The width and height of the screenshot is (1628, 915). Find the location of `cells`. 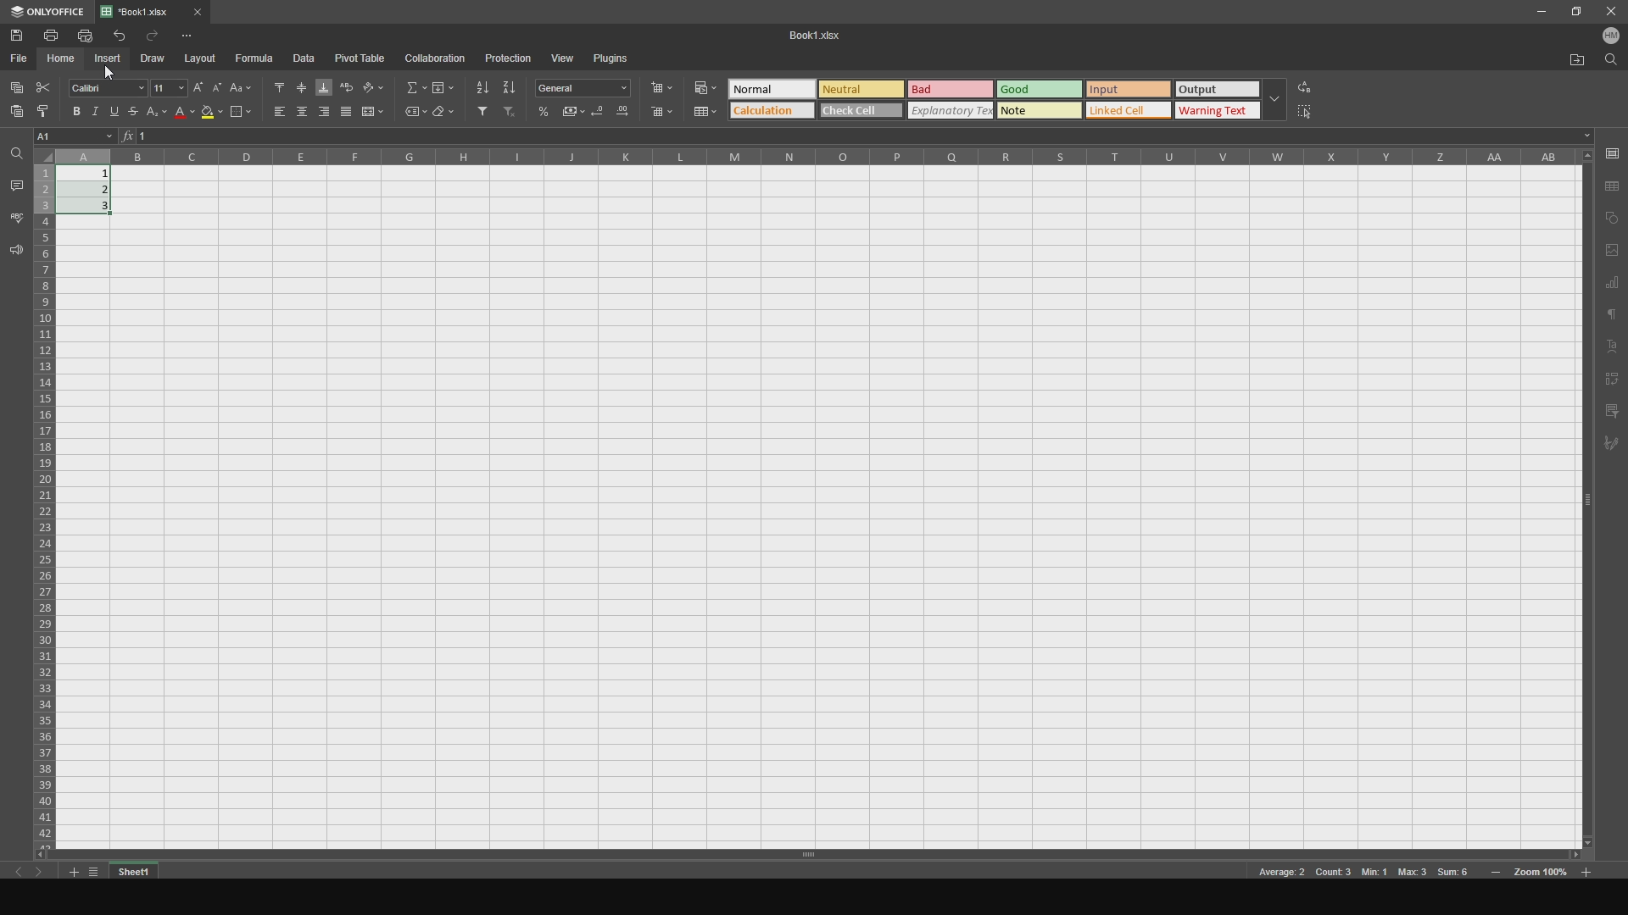

cells is located at coordinates (44, 497).